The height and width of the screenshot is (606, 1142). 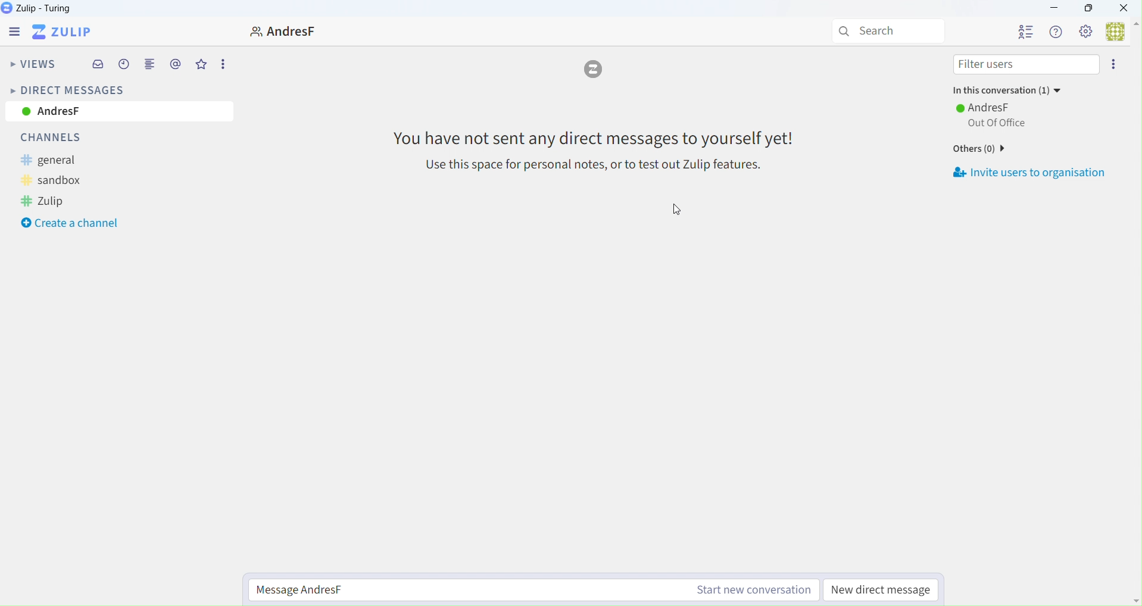 What do you see at coordinates (1087, 33) in the screenshot?
I see `Settings` at bounding box center [1087, 33].